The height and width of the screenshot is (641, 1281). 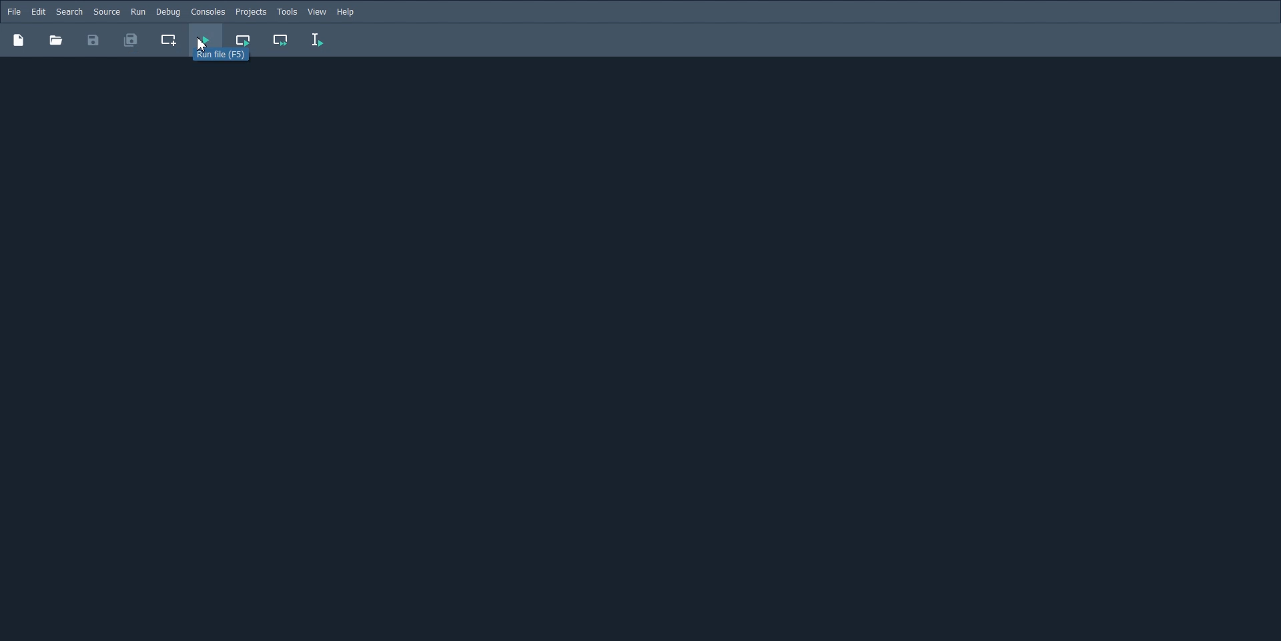 What do you see at coordinates (207, 12) in the screenshot?
I see `Console` at bounding box center [207, 12].